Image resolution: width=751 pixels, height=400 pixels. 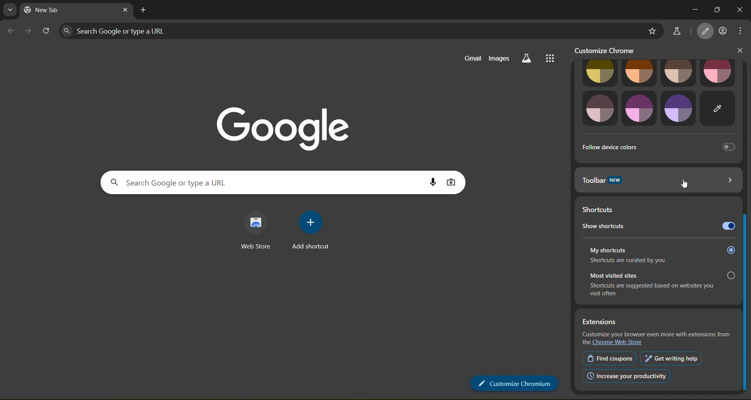 I want to click on customize chrome, so click(x=706, y=31).